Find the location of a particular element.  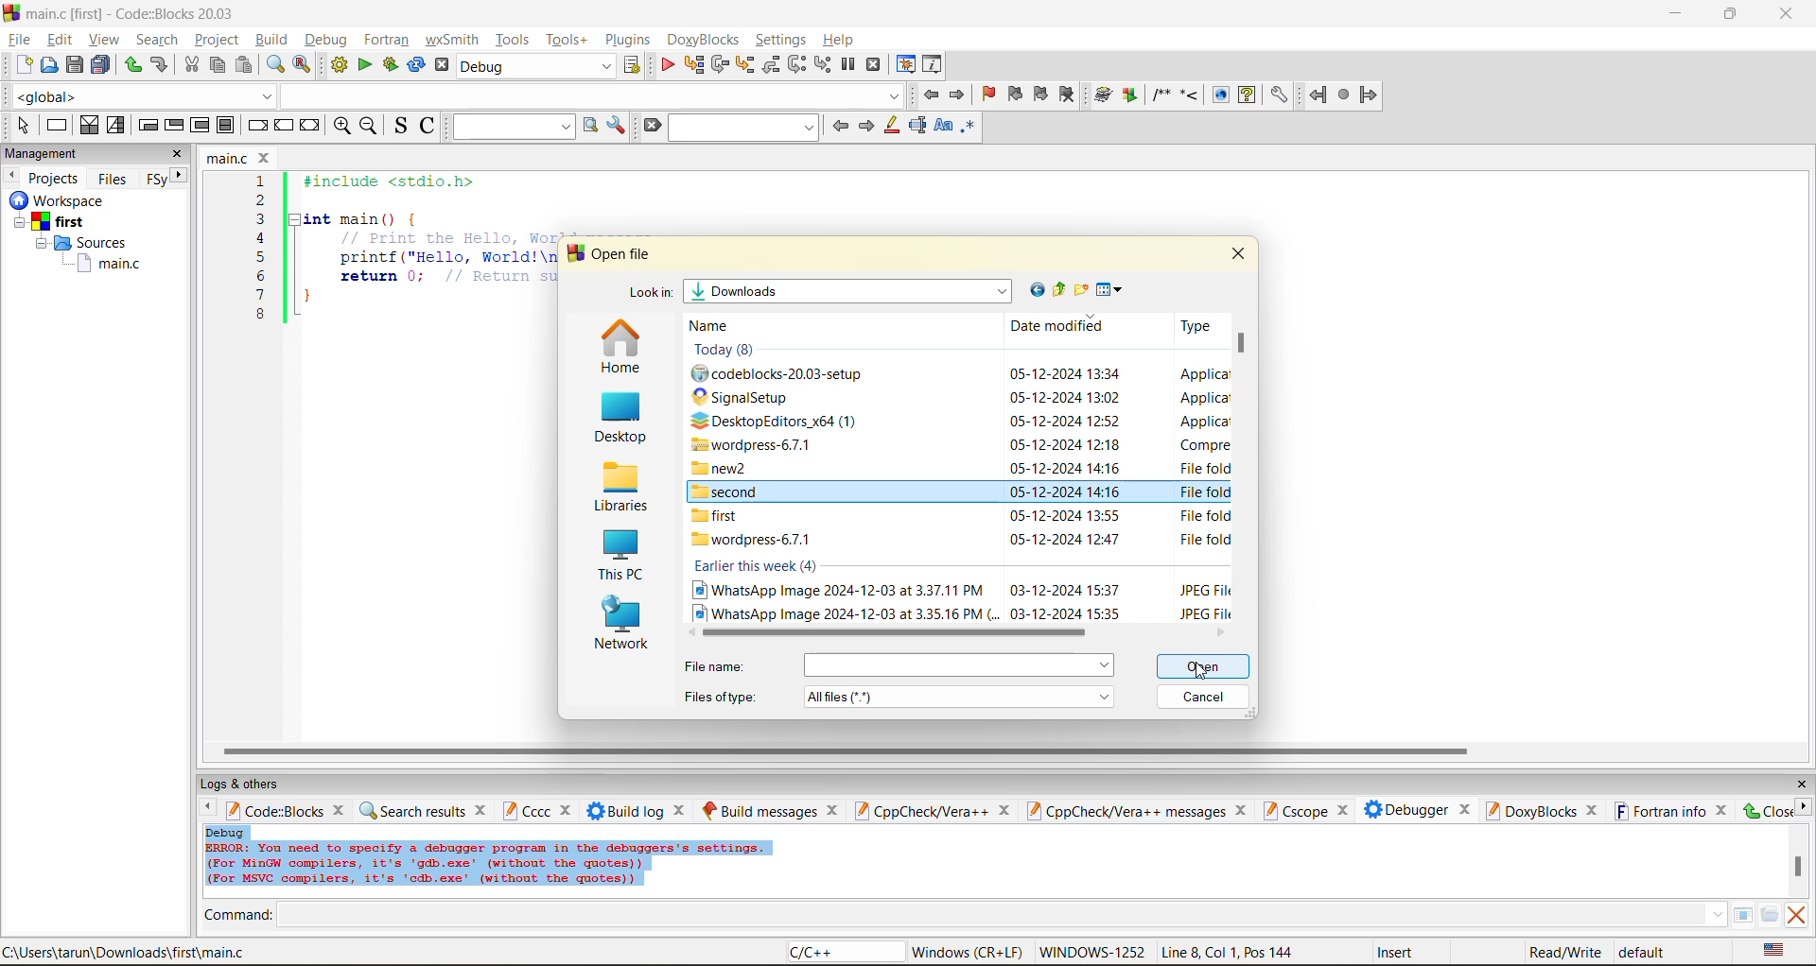

close is located at coordinates (1766, 810).